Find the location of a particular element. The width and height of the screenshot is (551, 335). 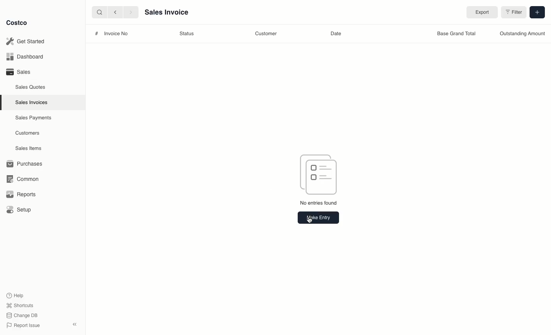

forward is located at coordinates (130, 12).